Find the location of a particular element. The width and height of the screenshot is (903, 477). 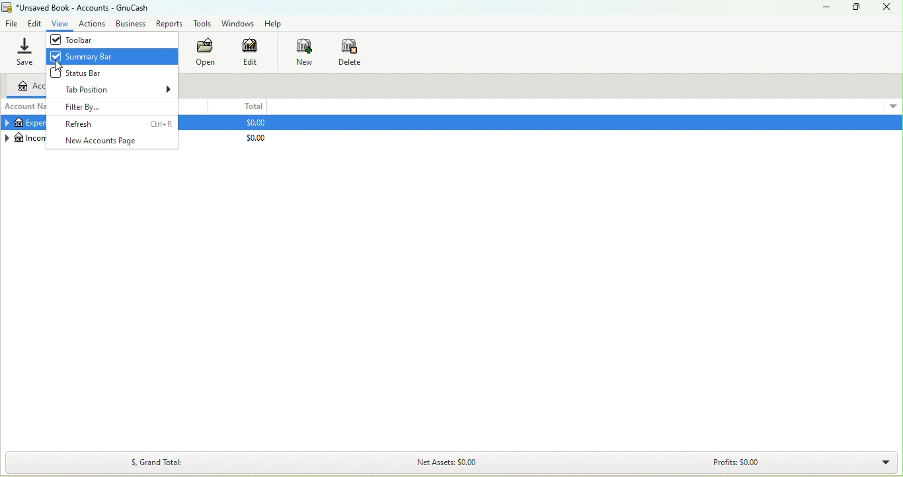

Collapse is located at coordinates (6, 123).